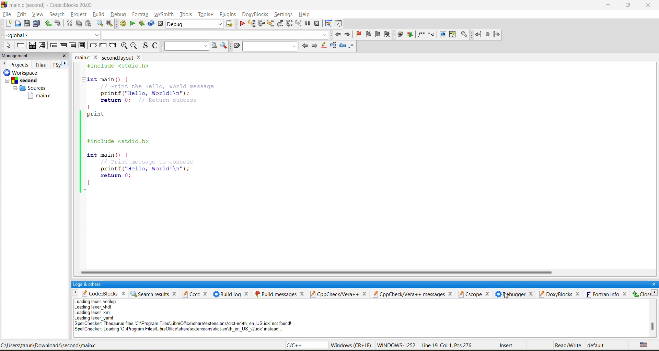 The width and height of the screenshot is (659, 351). Describe the element at coordinates (140, 14) in the screenshot. I see `fortran` at that location.